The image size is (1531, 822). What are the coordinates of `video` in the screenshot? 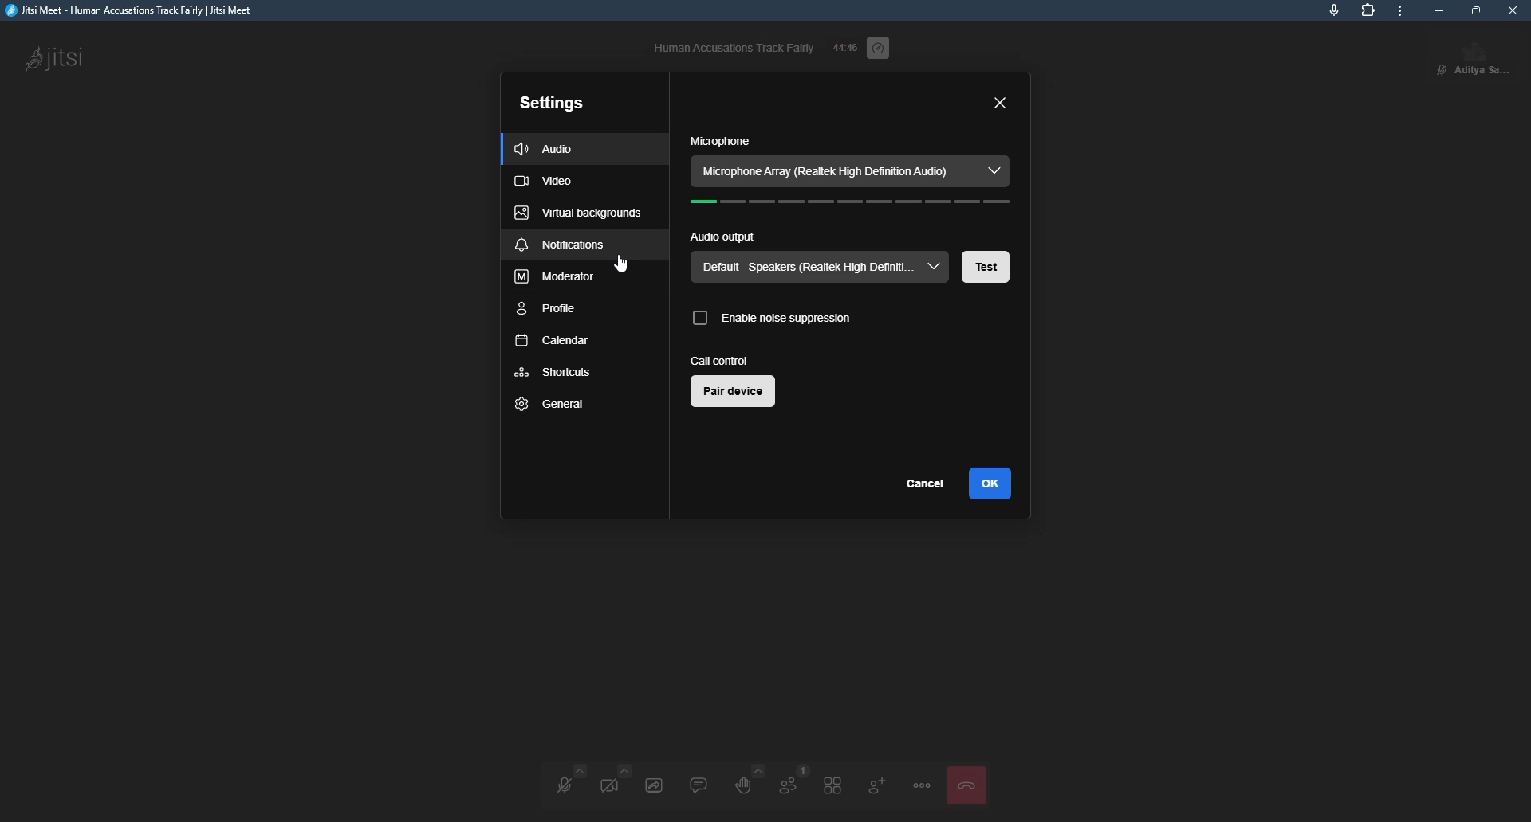 It's located at (545, 182).